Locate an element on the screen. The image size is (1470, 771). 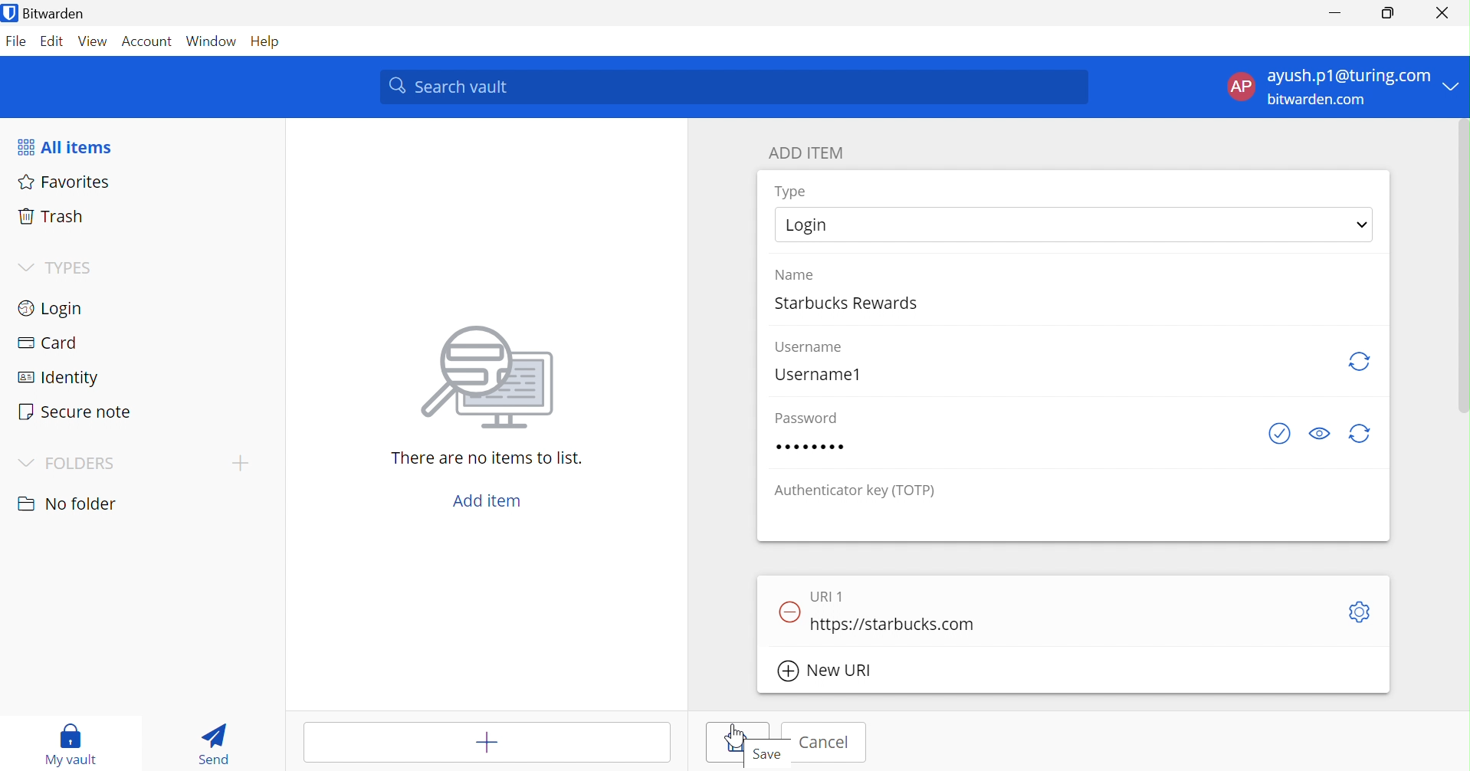
Username1 is located at coordinates (819, 373).